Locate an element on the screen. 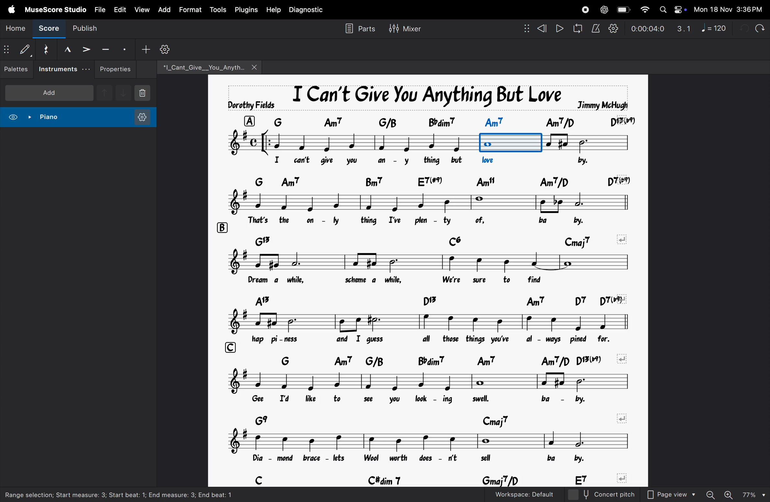 Image resolution: width=770 pixels, height=502 pixels. notes is located at coordinates (592, 142).